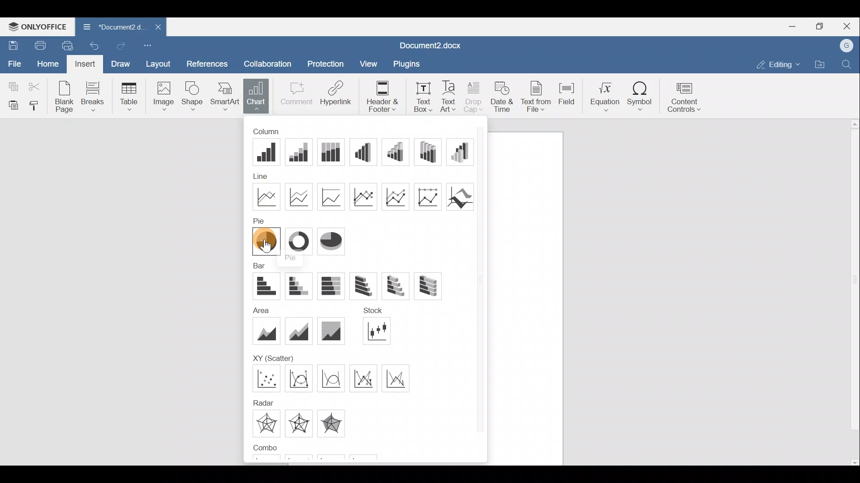 The height and width of the screenshot is (483, 860). Describe the element at coordinates (394, 196) in the screenshot. I see `Stacked Line with markers` at that location.